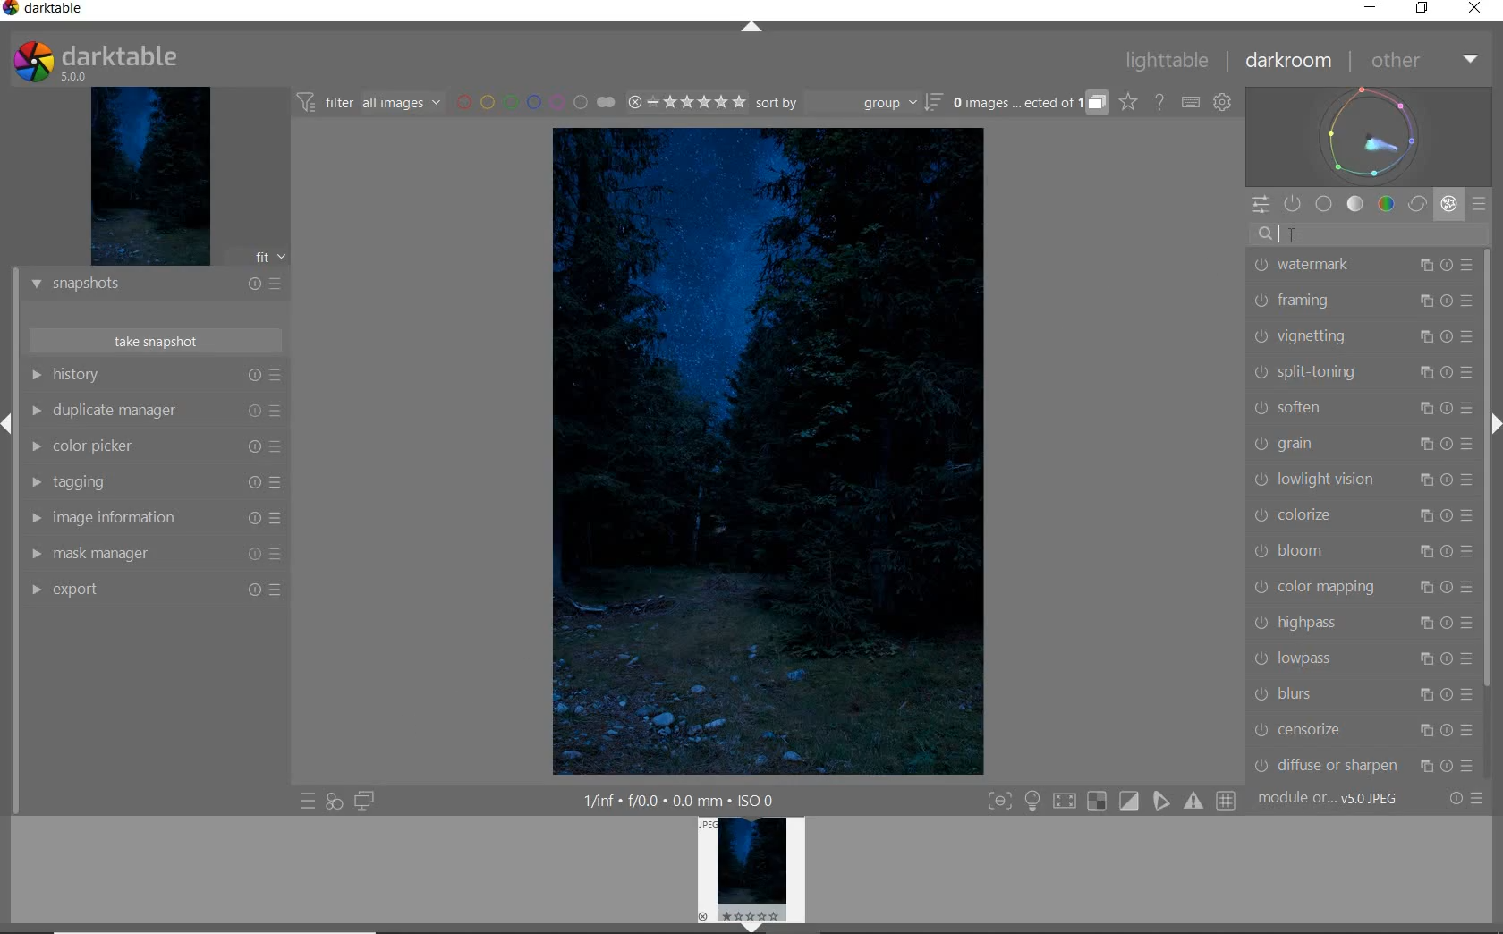  What do you see at coordinates (1388, 204) in the screenshot?
I see `COLOR` at bounding box center [1388, 204].